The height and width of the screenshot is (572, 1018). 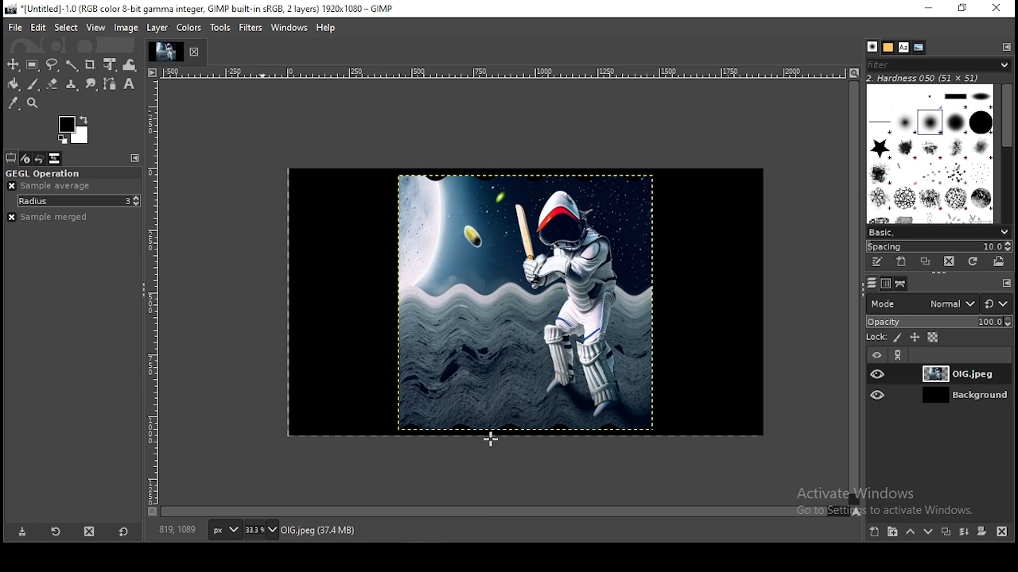 What do you see at coordinates (934, 78) in the screenshot?
I see `hardness` at bounding box center [934, 78].